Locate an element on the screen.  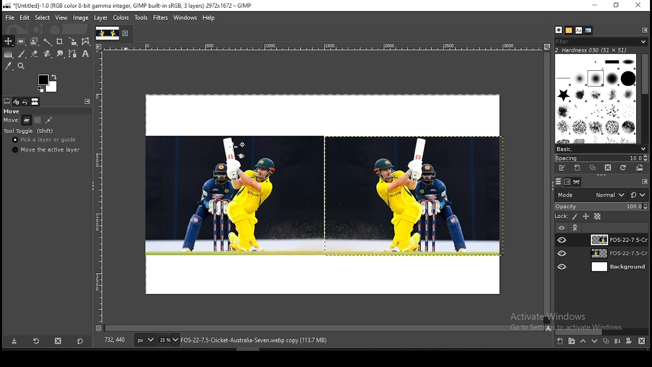
brushes is located at coordinates (559, 30).